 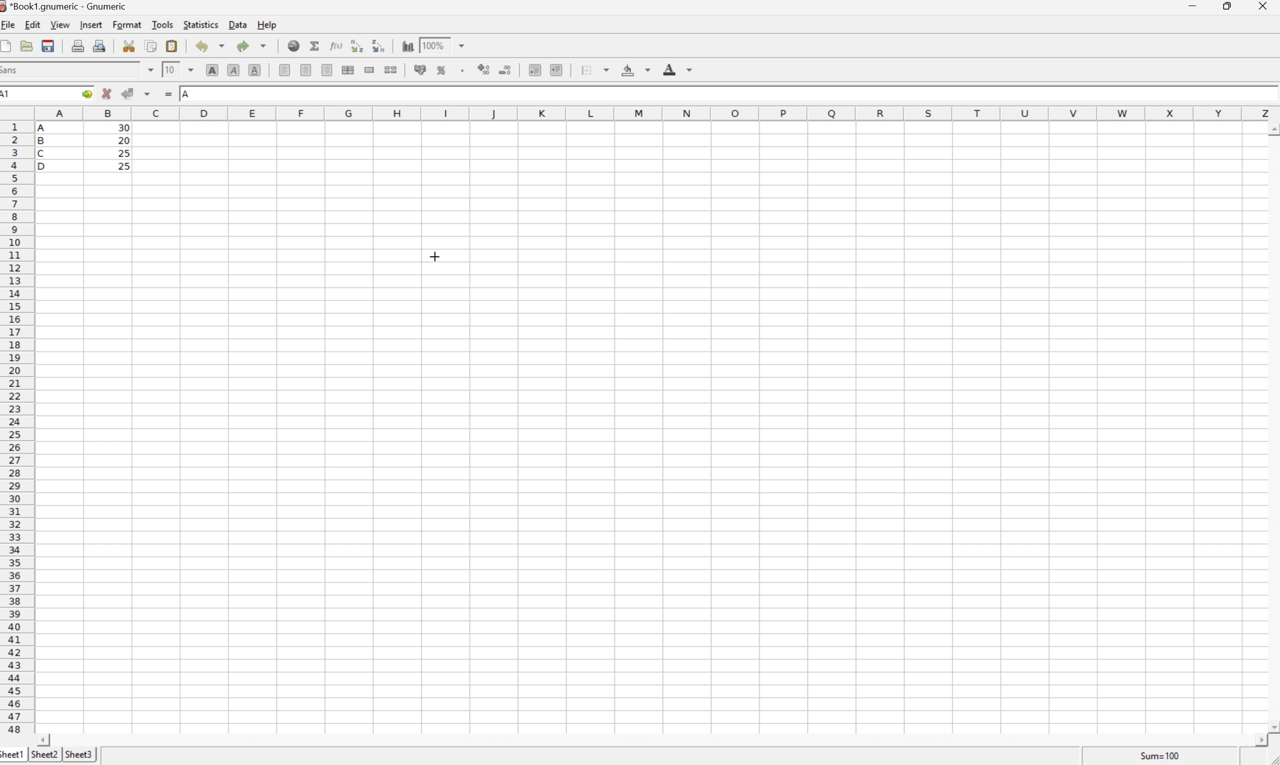 I want to click on Undo, so click(x=210, y=46).